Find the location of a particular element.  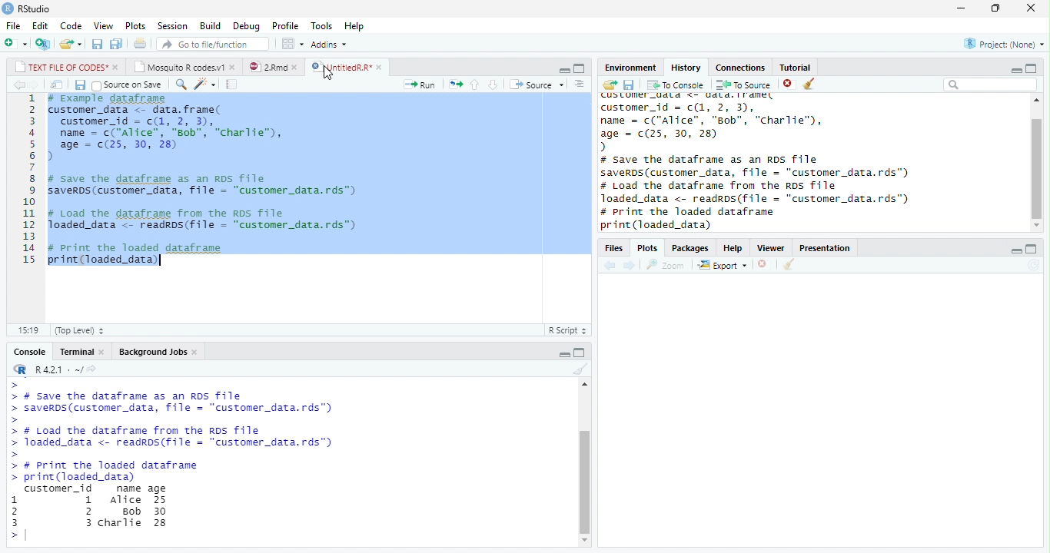

new project is located at coordinates (44, 44).